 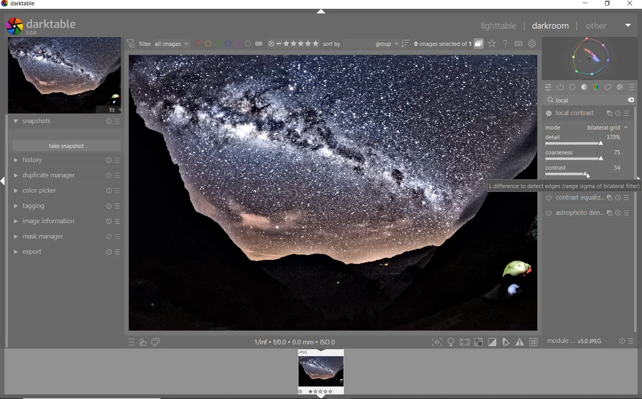 I want to click on Duplicate manager, so click(x=51, y=174).